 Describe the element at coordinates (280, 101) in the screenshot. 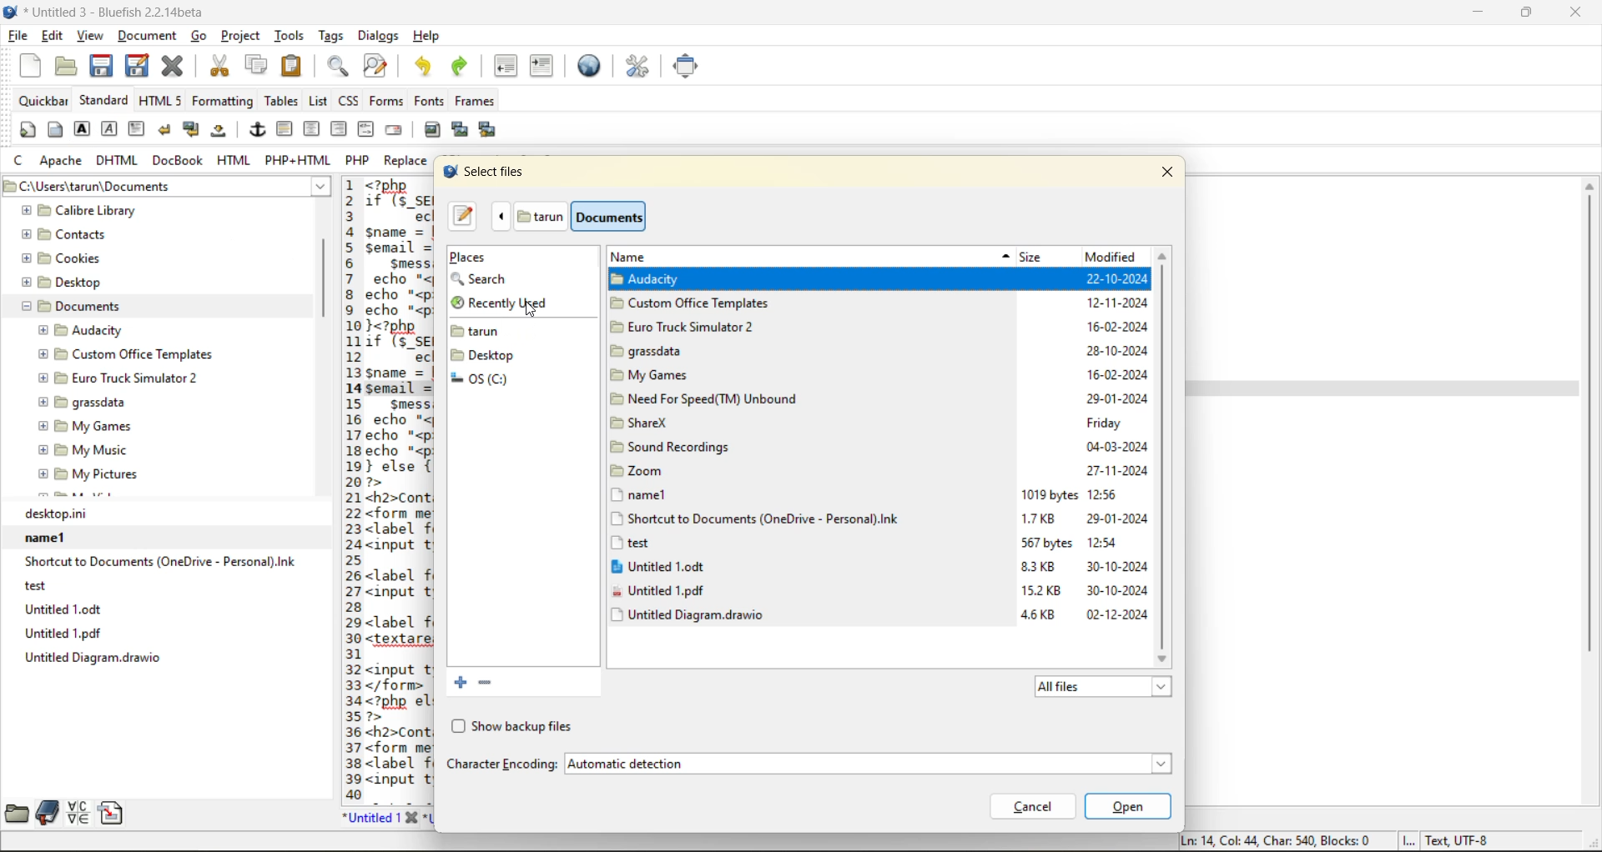

I see `tables` at that location.